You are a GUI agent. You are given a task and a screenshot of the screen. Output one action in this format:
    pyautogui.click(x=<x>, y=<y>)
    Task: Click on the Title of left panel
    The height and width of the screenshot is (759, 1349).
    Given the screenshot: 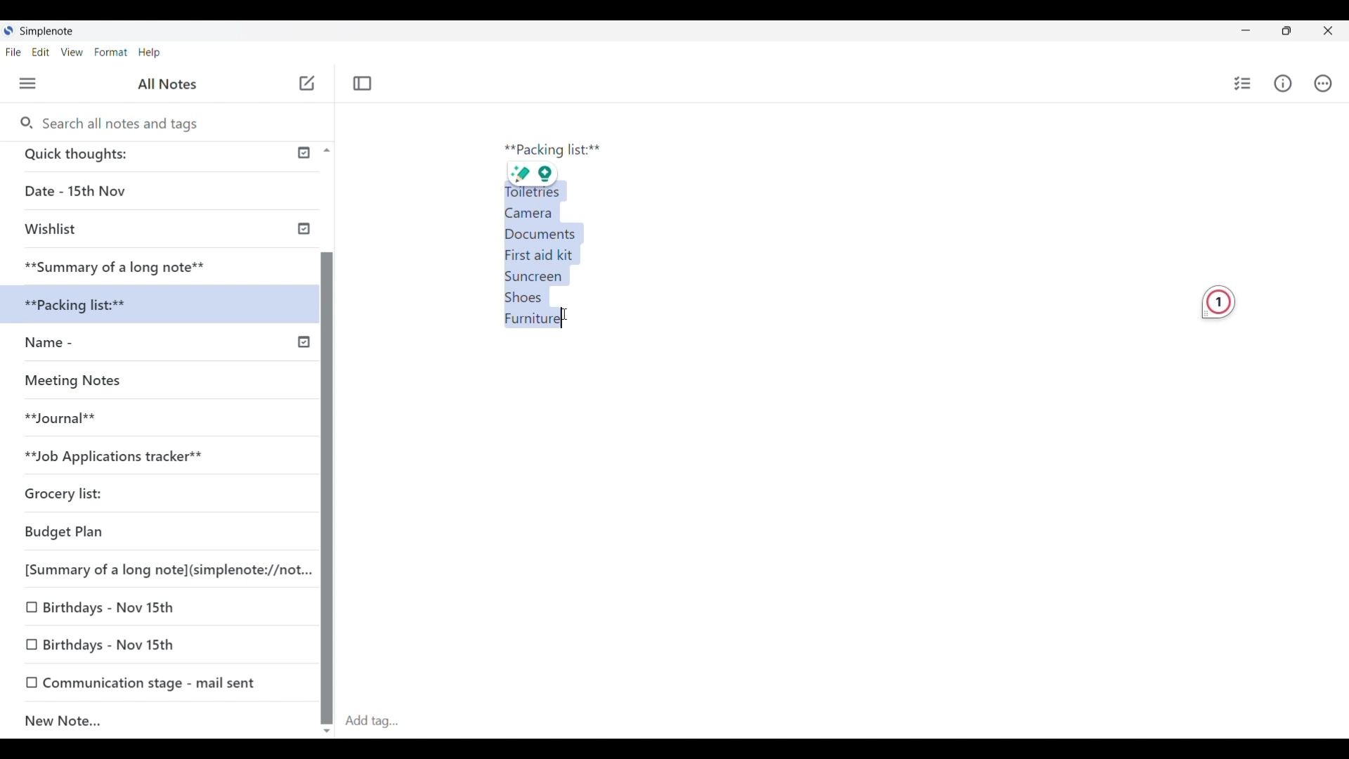 What is the action you would take?
    pyautogui.click(x=169, y=83)
    